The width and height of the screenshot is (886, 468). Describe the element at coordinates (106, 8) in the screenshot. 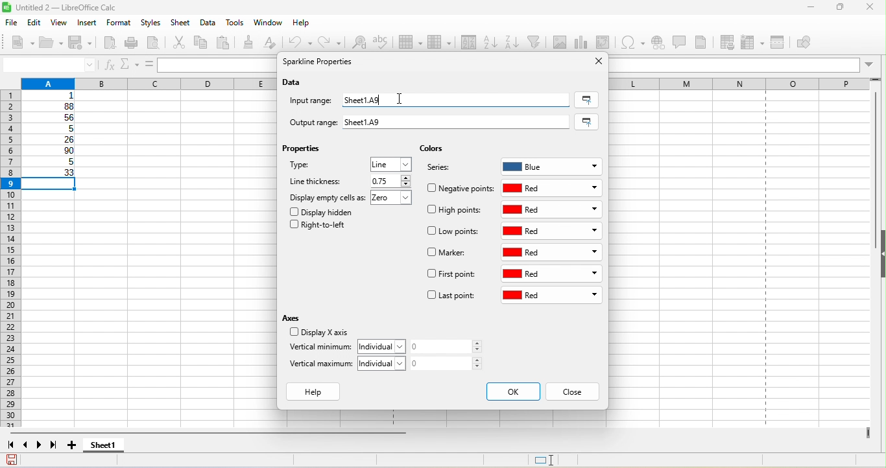

I see `untitled 2-libre office calc` at that location.